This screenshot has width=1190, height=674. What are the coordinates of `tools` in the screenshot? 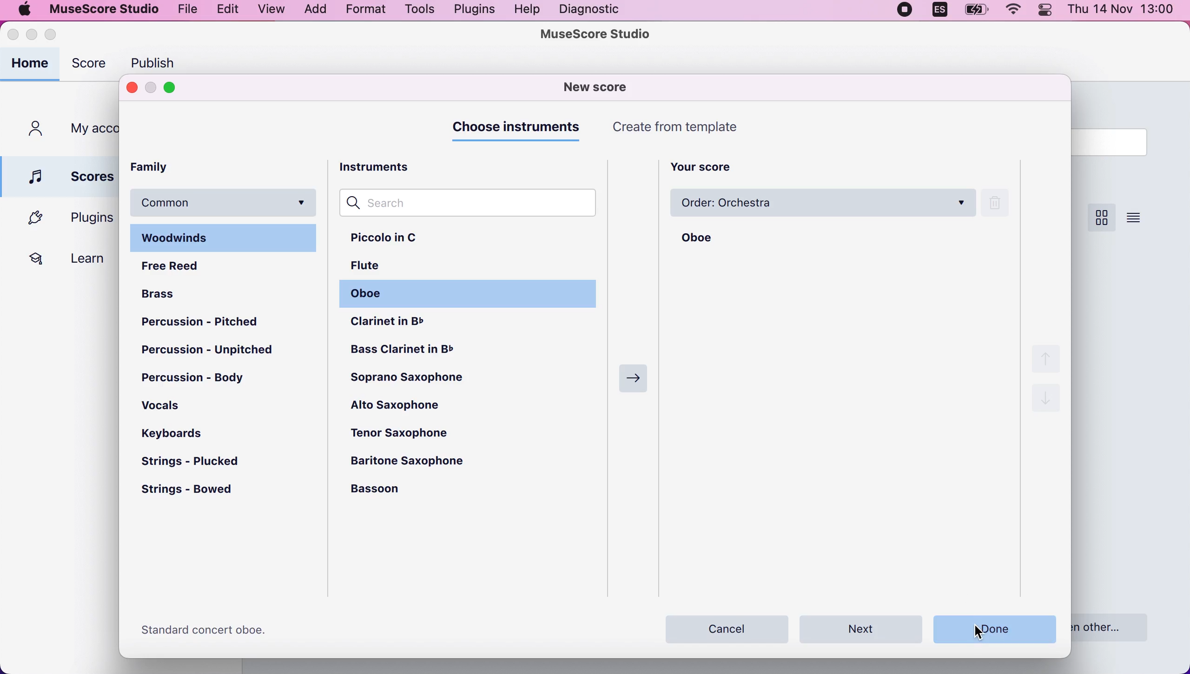 It's located at (421, 11).